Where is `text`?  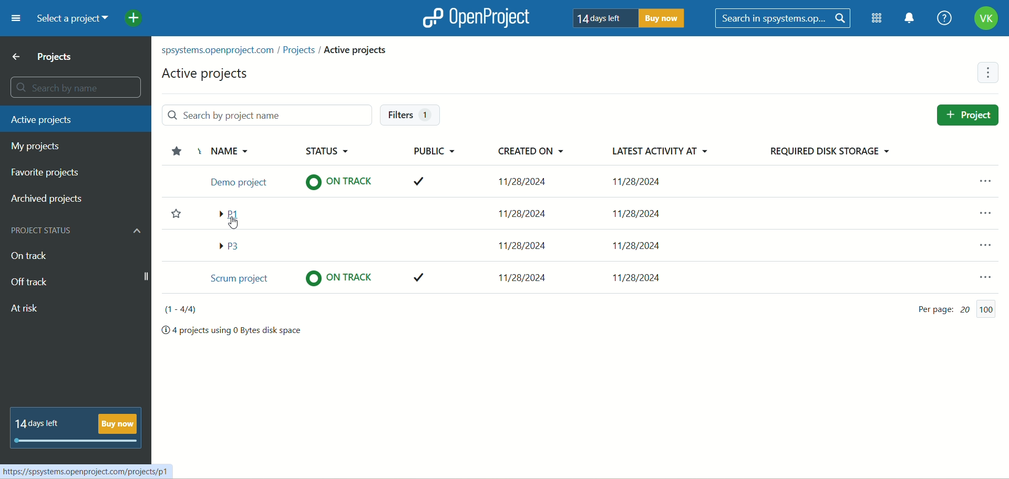 text is located at coordinates (234, 331).